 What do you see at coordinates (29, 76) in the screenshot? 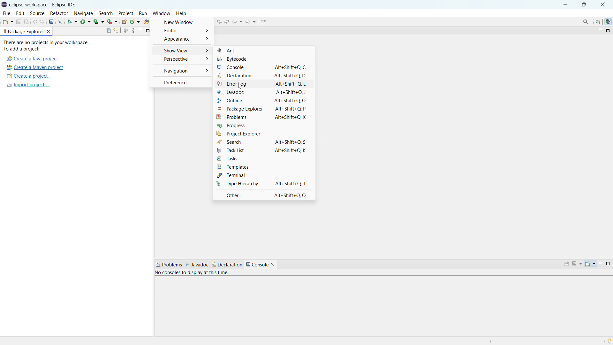
I see `create a project` at bounding box center [29, 76].